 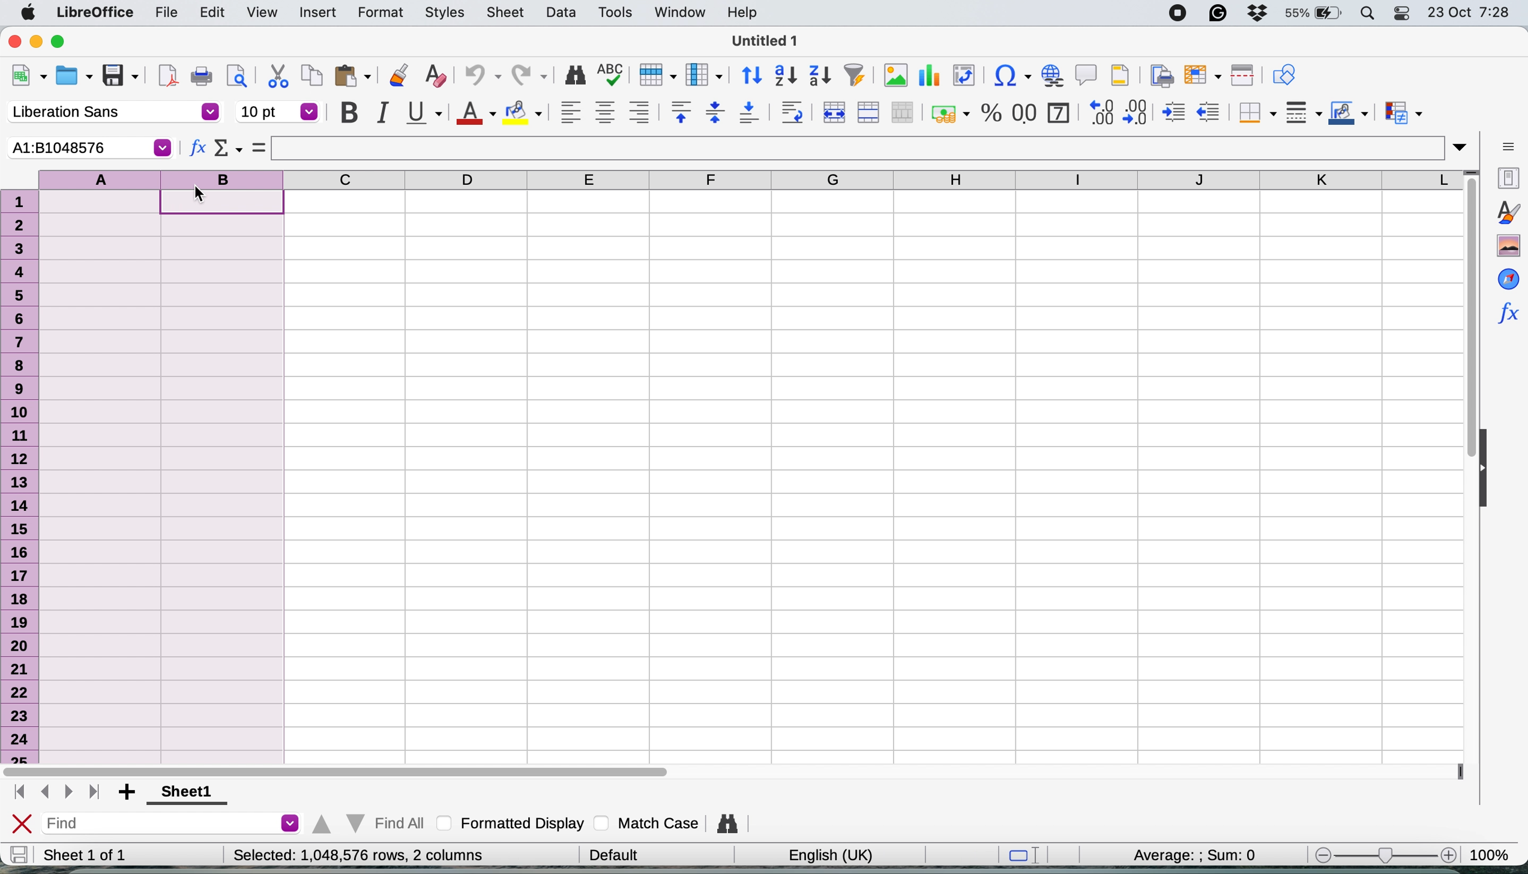 What do you see at coordinates (1474, 12) in the screenshot?
I see `date and time` at bounding box center [1474, 12].